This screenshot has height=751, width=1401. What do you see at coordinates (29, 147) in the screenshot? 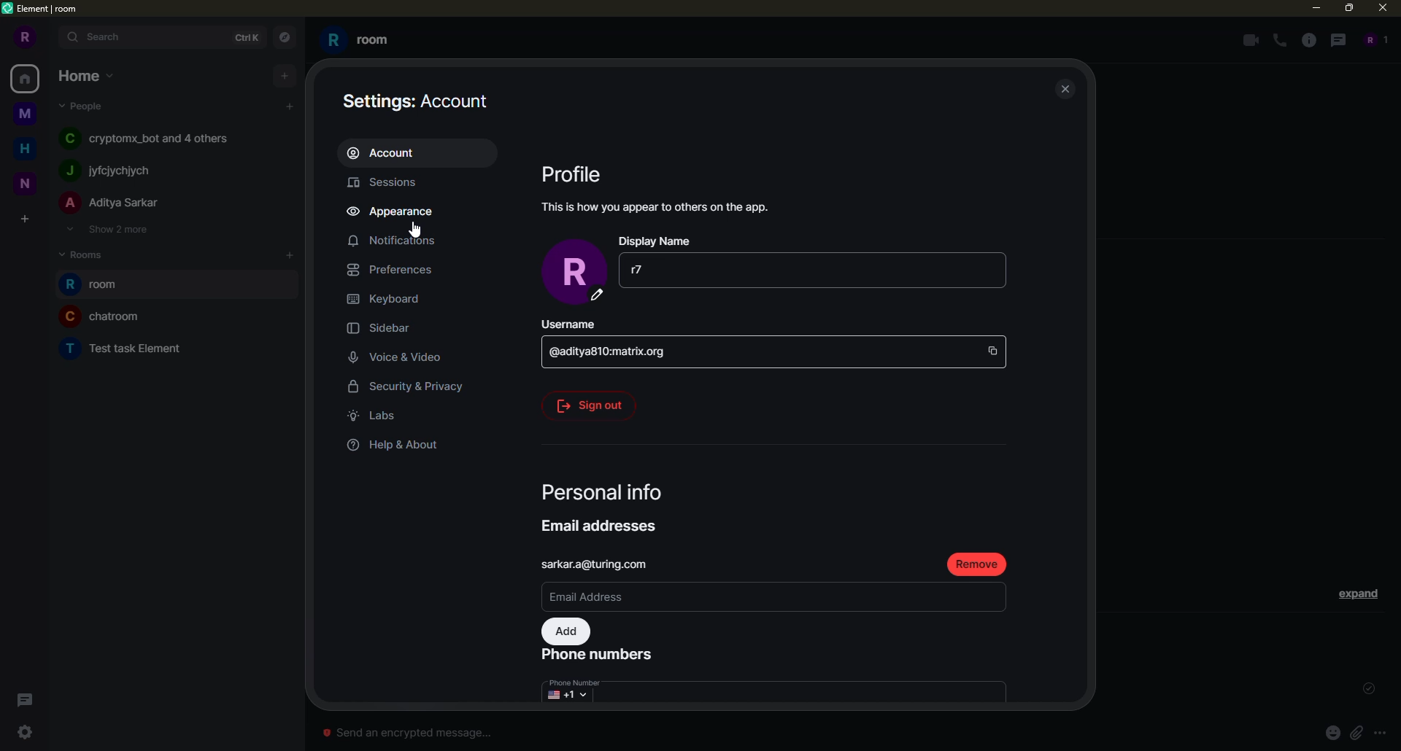
I see `home` at bounding box center [29, 147].